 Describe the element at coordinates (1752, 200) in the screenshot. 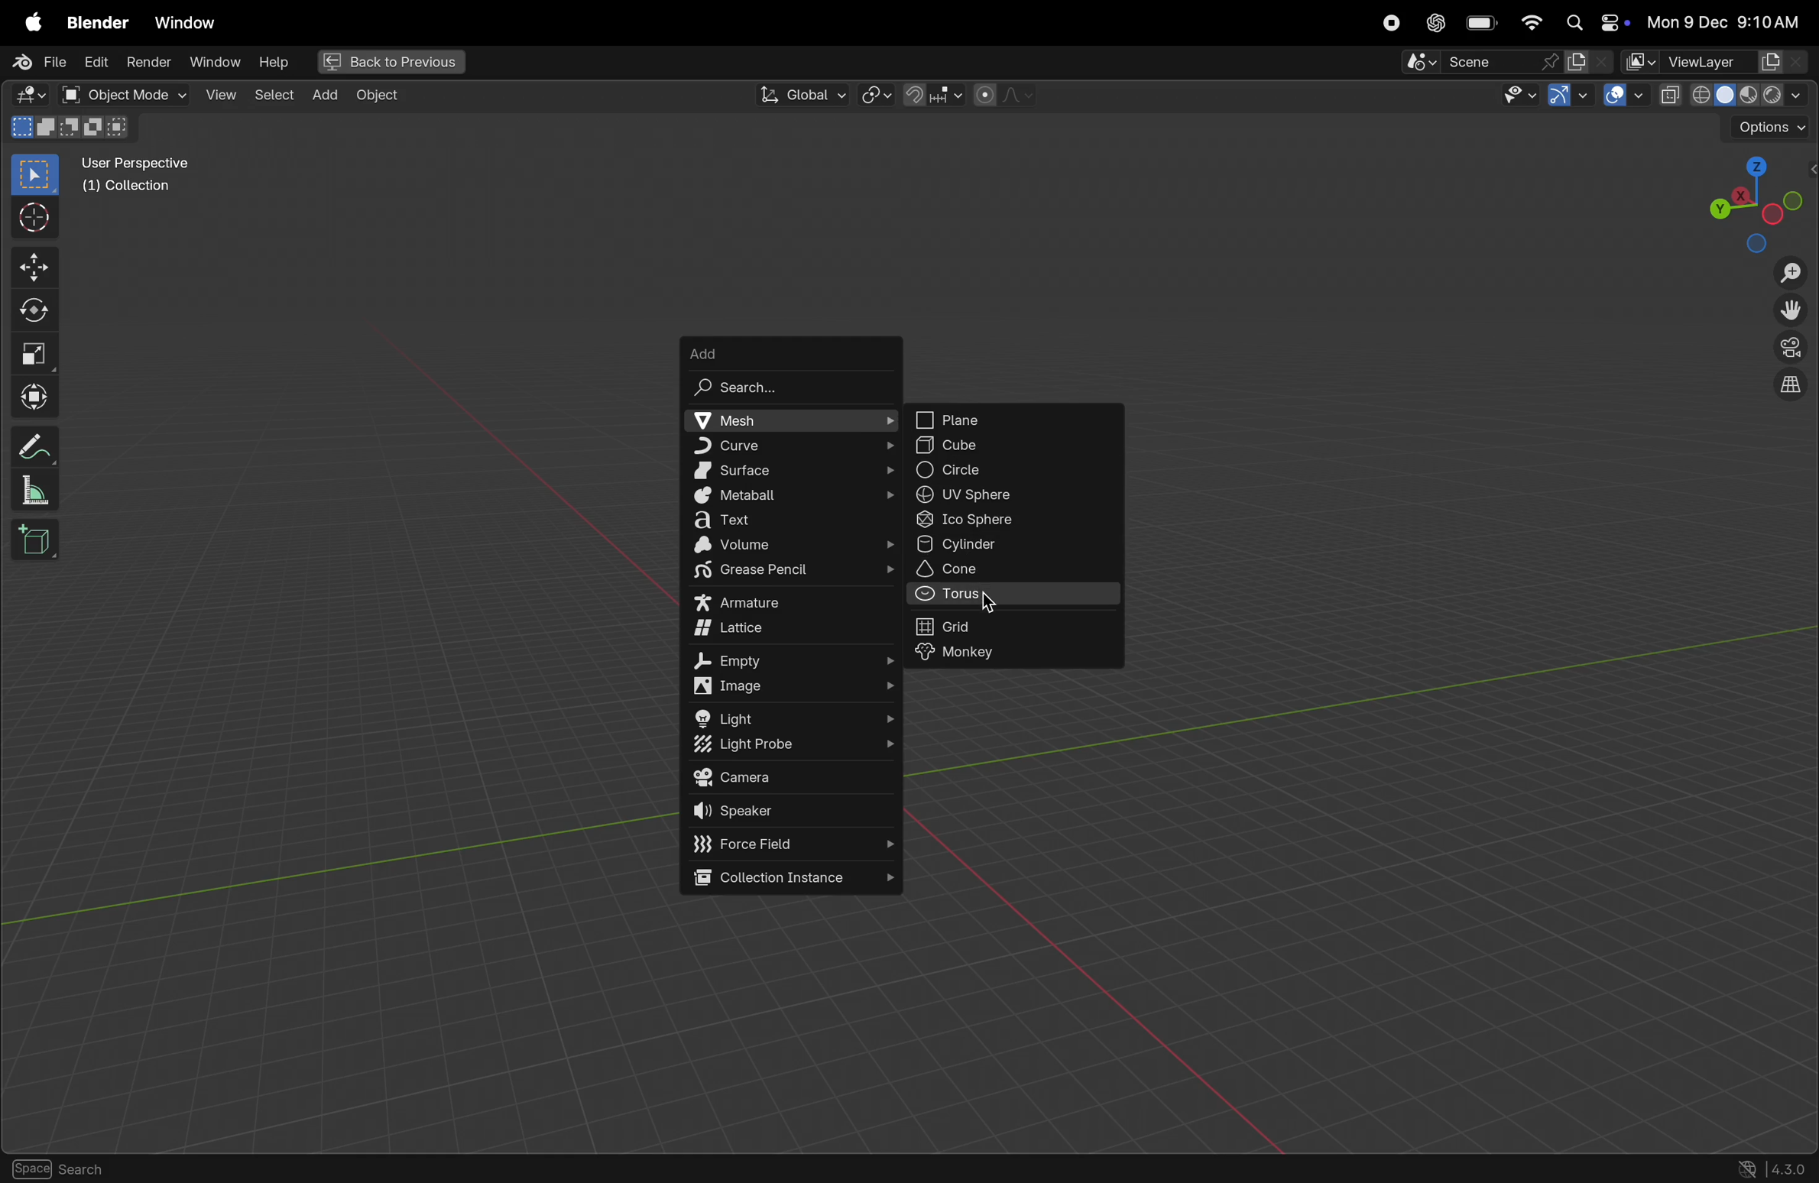

I see `view point` at that location.